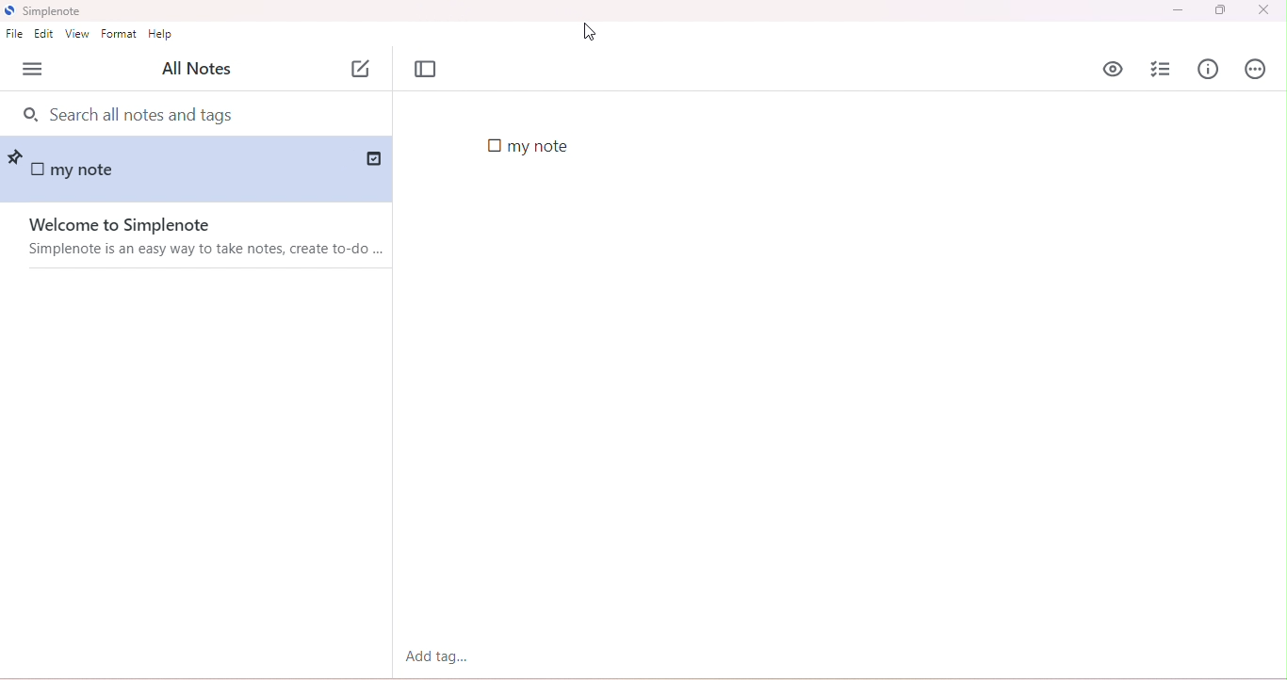 This screenshot has width=1287, height=680. What do you see at coordinates (201, 68) in the screenshot?
I see `all notes` at bounding box center [201, 68].